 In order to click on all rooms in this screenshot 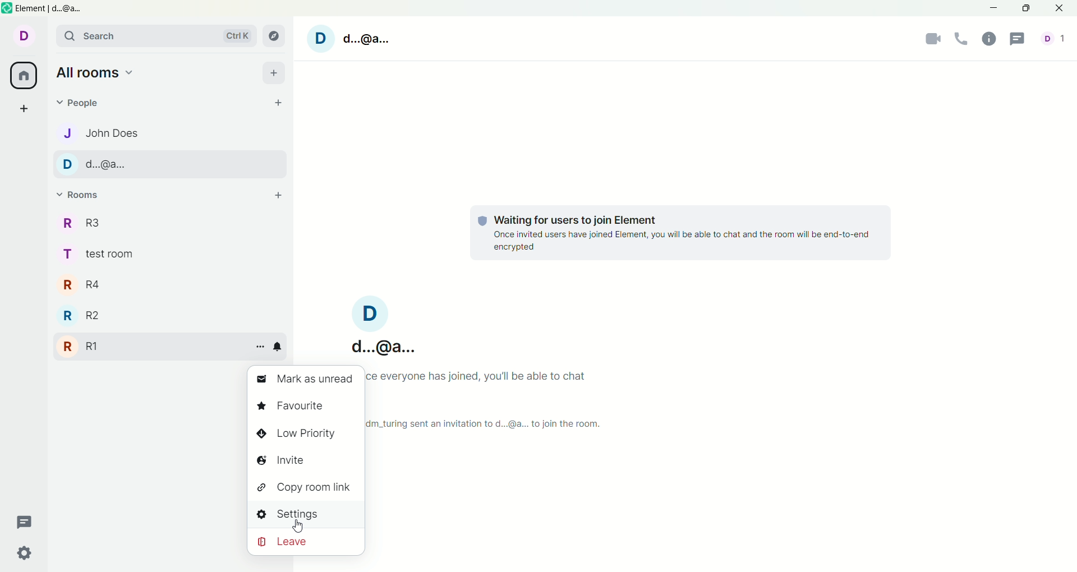, I will do `click(95, 74)`.